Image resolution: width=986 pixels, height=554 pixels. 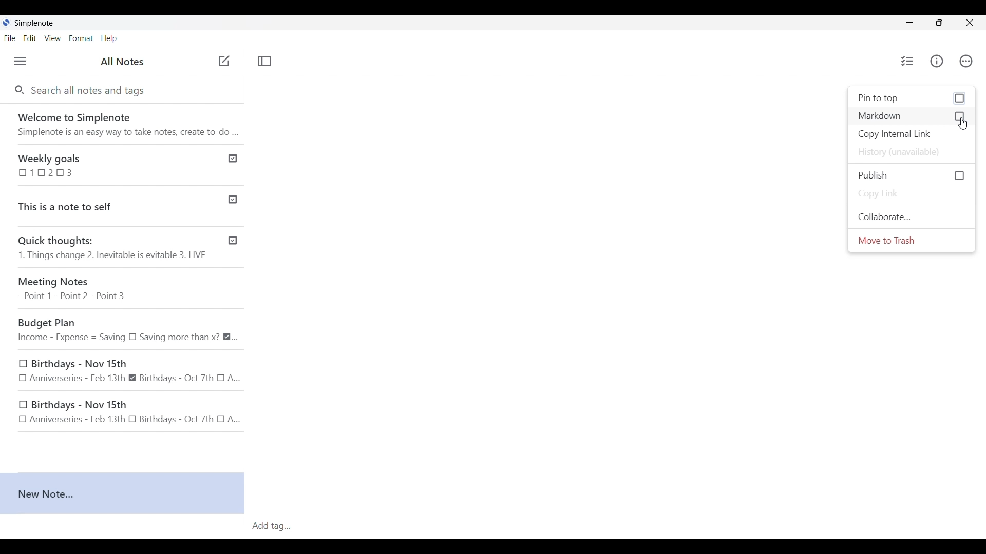 I want to click on Menu, so click(x=20, y=61).